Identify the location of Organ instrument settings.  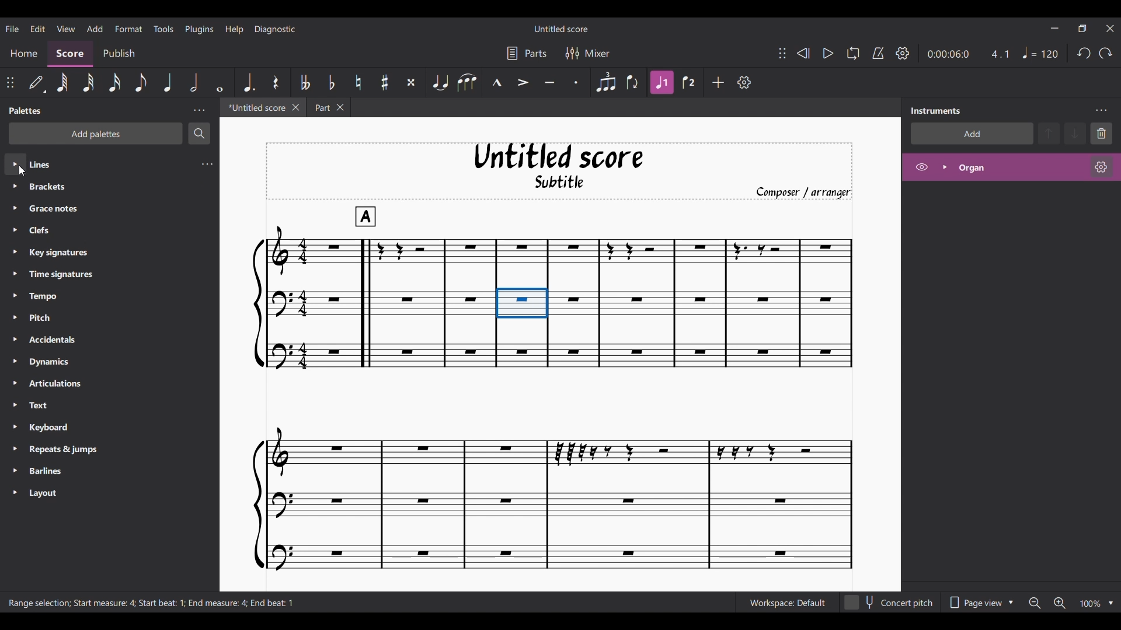
(1101, 167).